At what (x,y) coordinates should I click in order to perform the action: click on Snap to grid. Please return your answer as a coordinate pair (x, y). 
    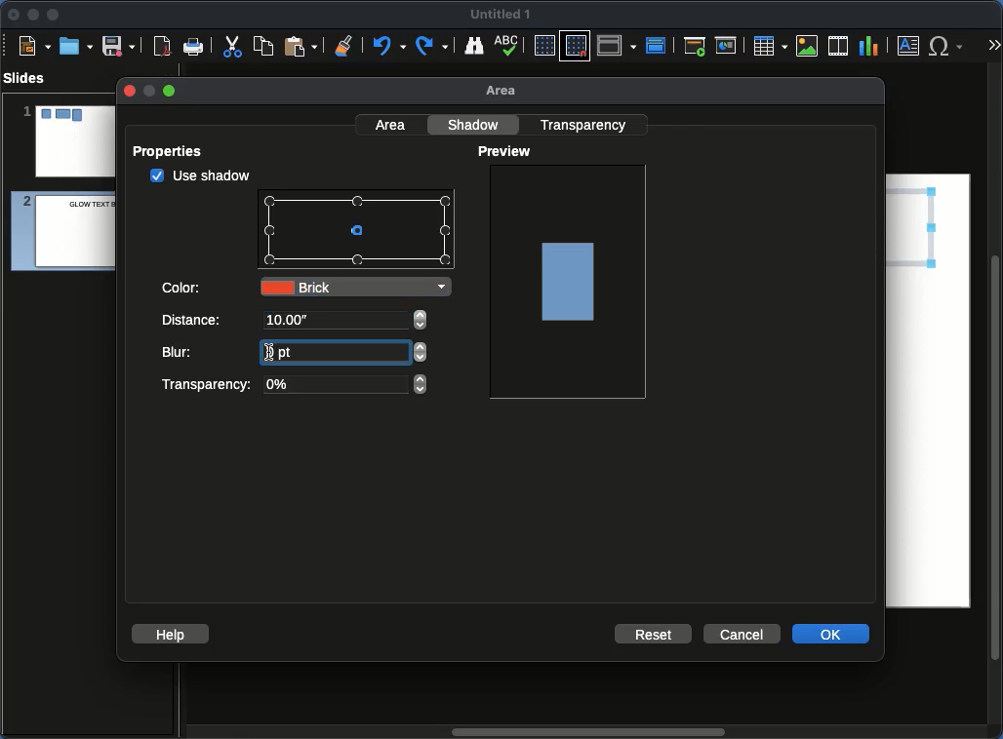
    Looking at the image, I should click on (578, 45).